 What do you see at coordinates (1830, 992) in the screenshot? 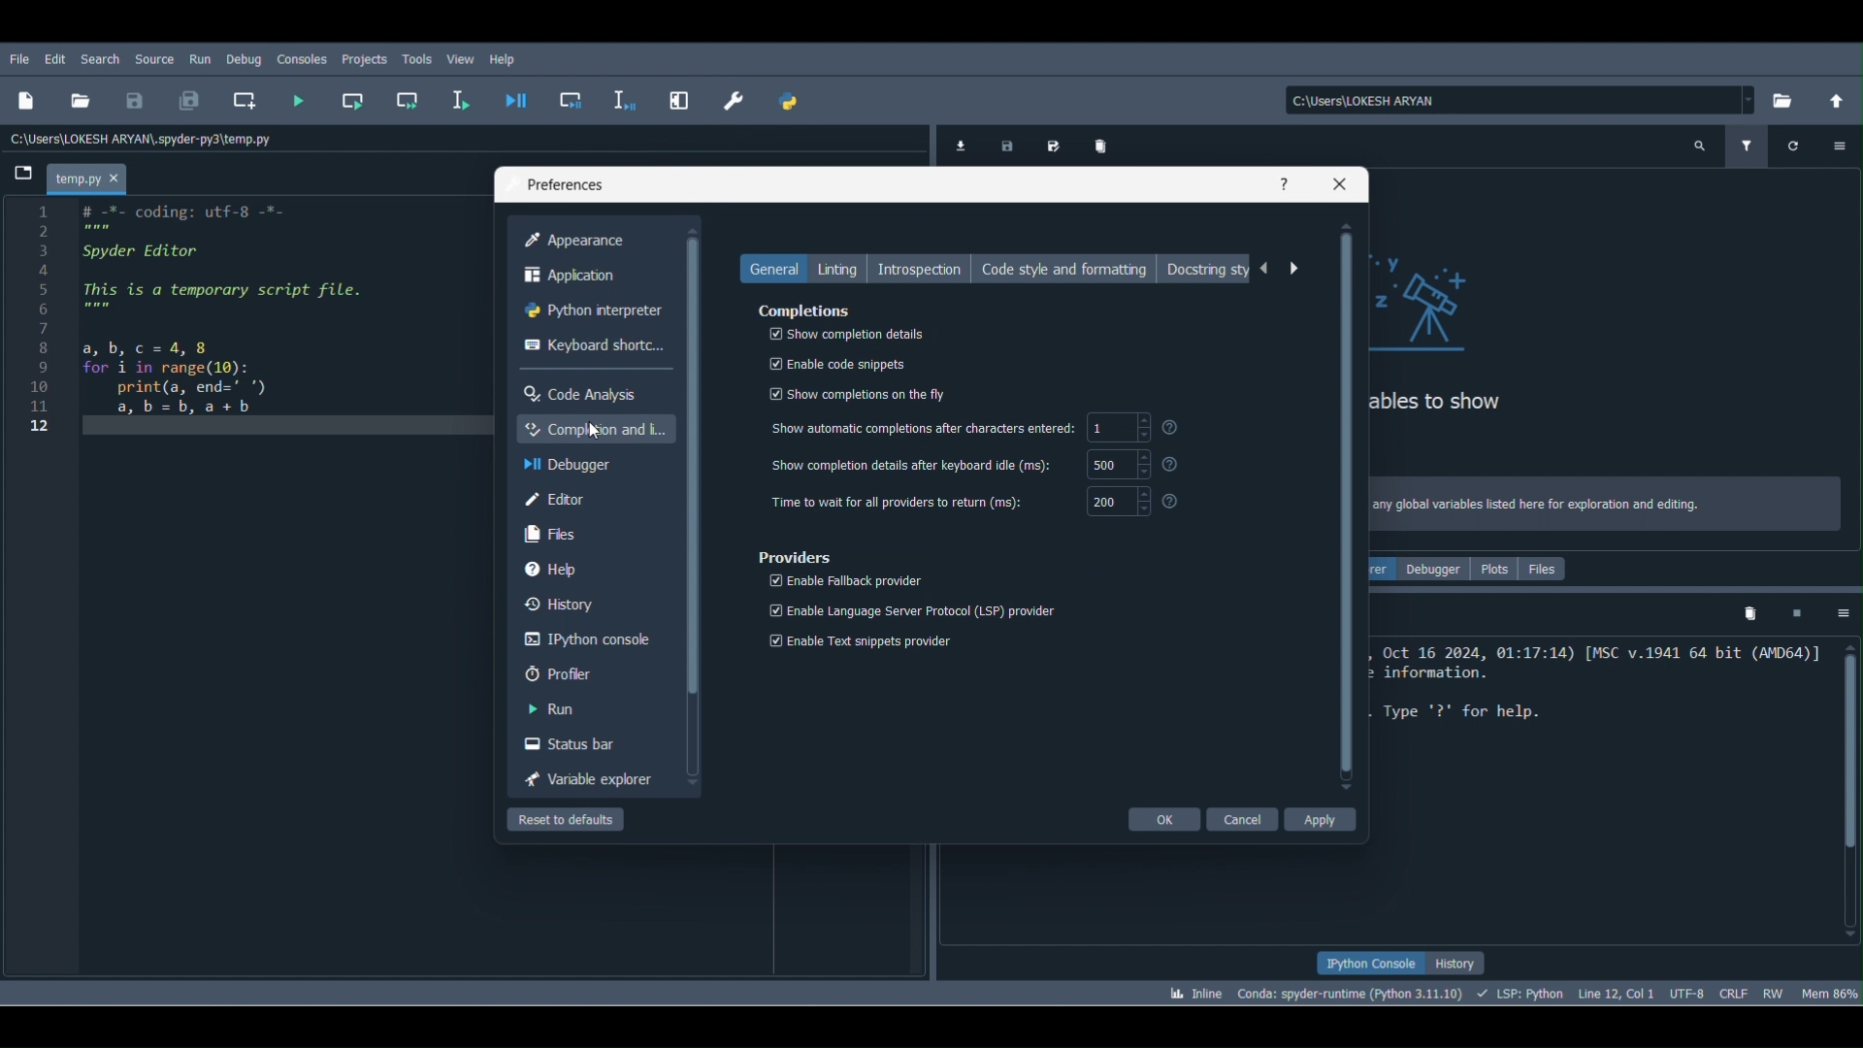
I see `Global memory usage` at bounding box center [1830, 992].